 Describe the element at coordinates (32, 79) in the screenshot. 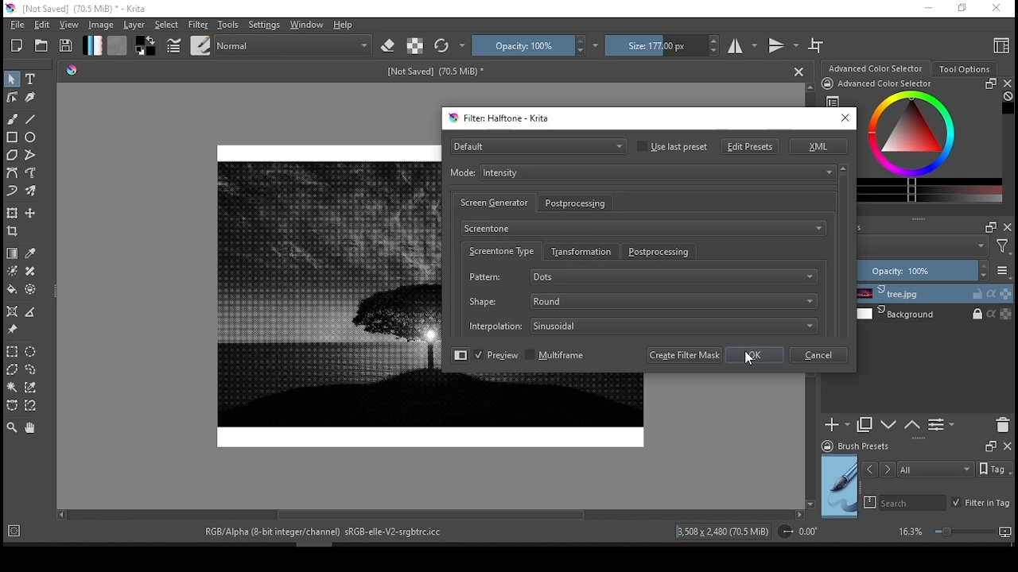

I see `text tool` at that location.